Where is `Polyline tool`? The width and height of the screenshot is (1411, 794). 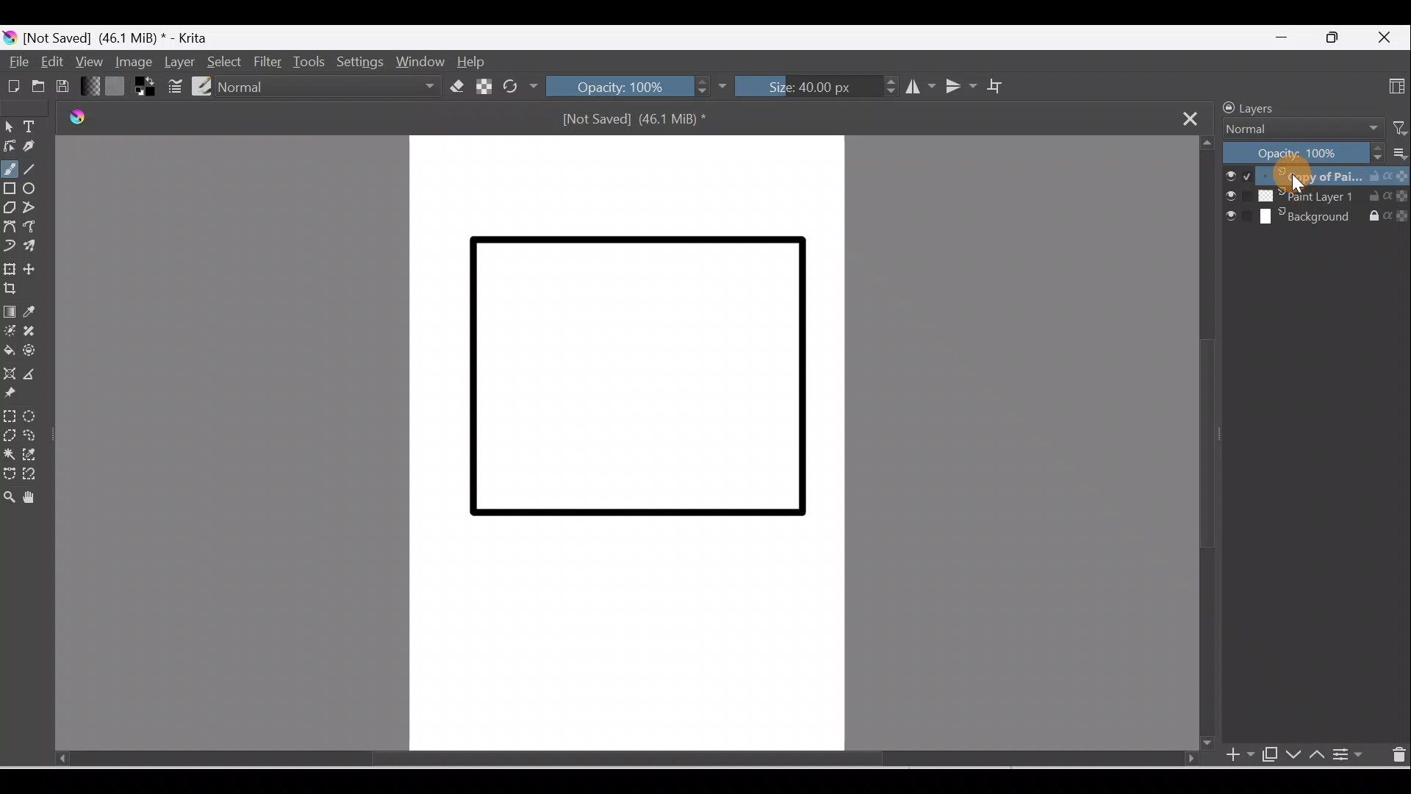
Polyline tool is located at coordinates (36, 210).